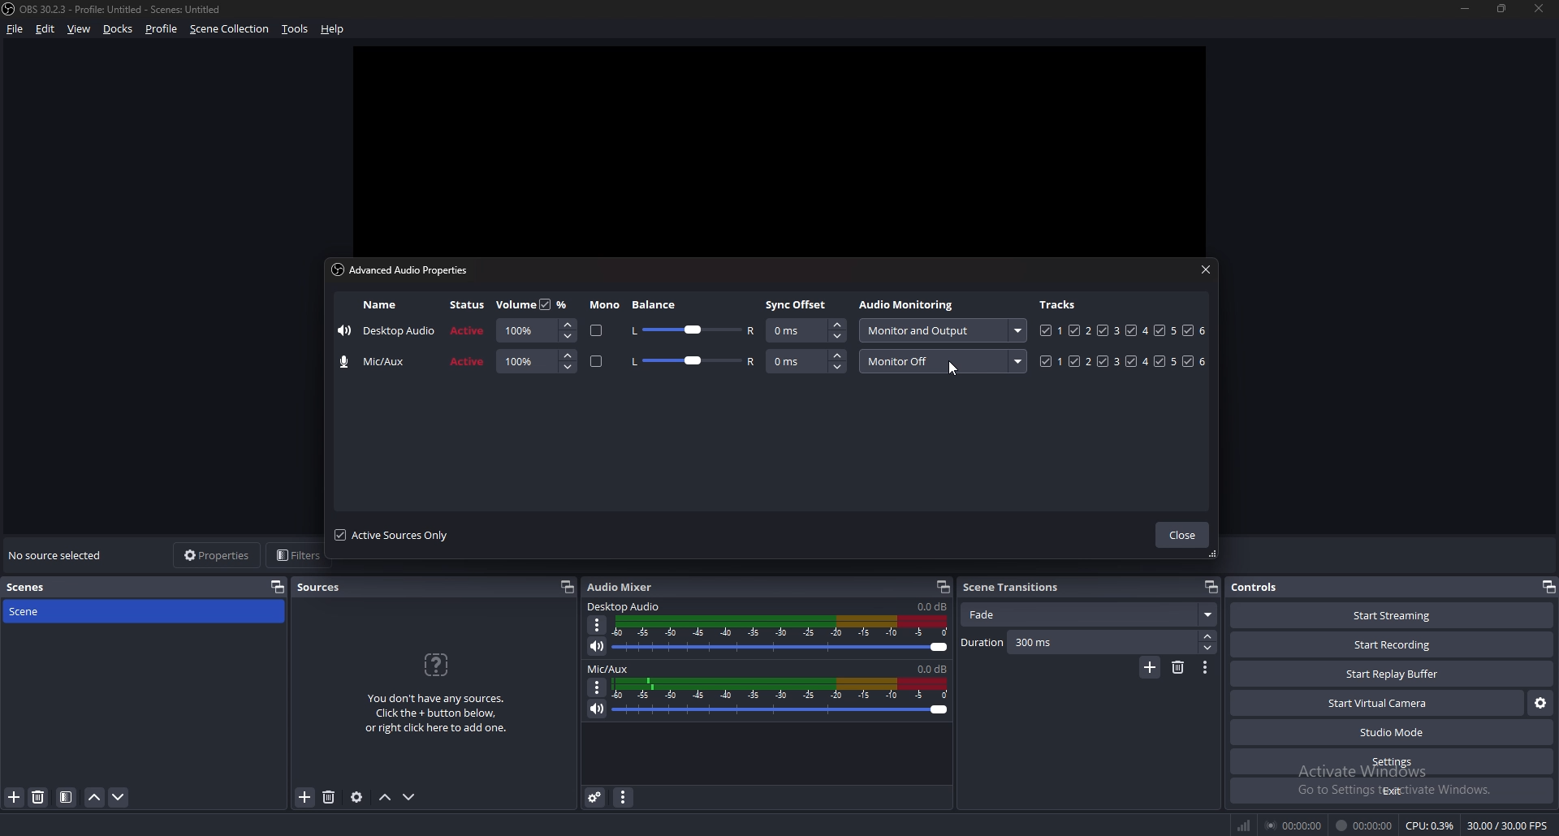 The width and height of the screenshot is (1559, 836). Describe the element at coordinates (565, 588) in the screenshot. I see `popout` at that location.